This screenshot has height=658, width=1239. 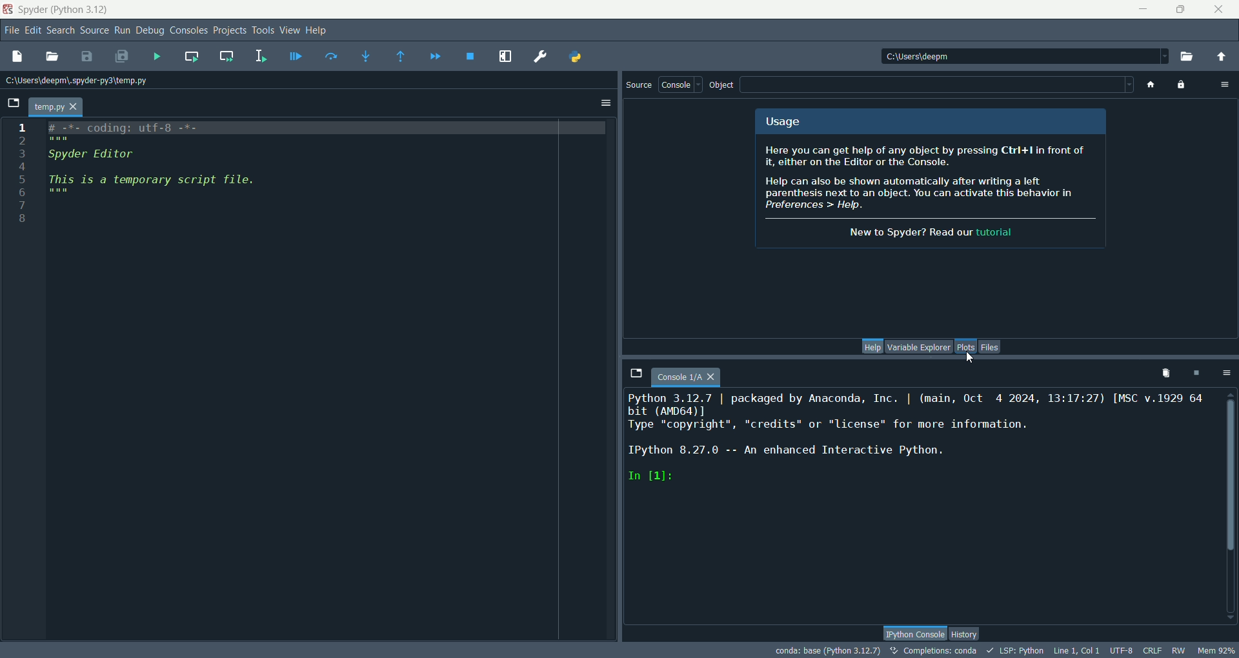 What do you see at coordinates (401, 57) in the screenshot?
I see `run until current function returns` at bounding box center [401, 57].